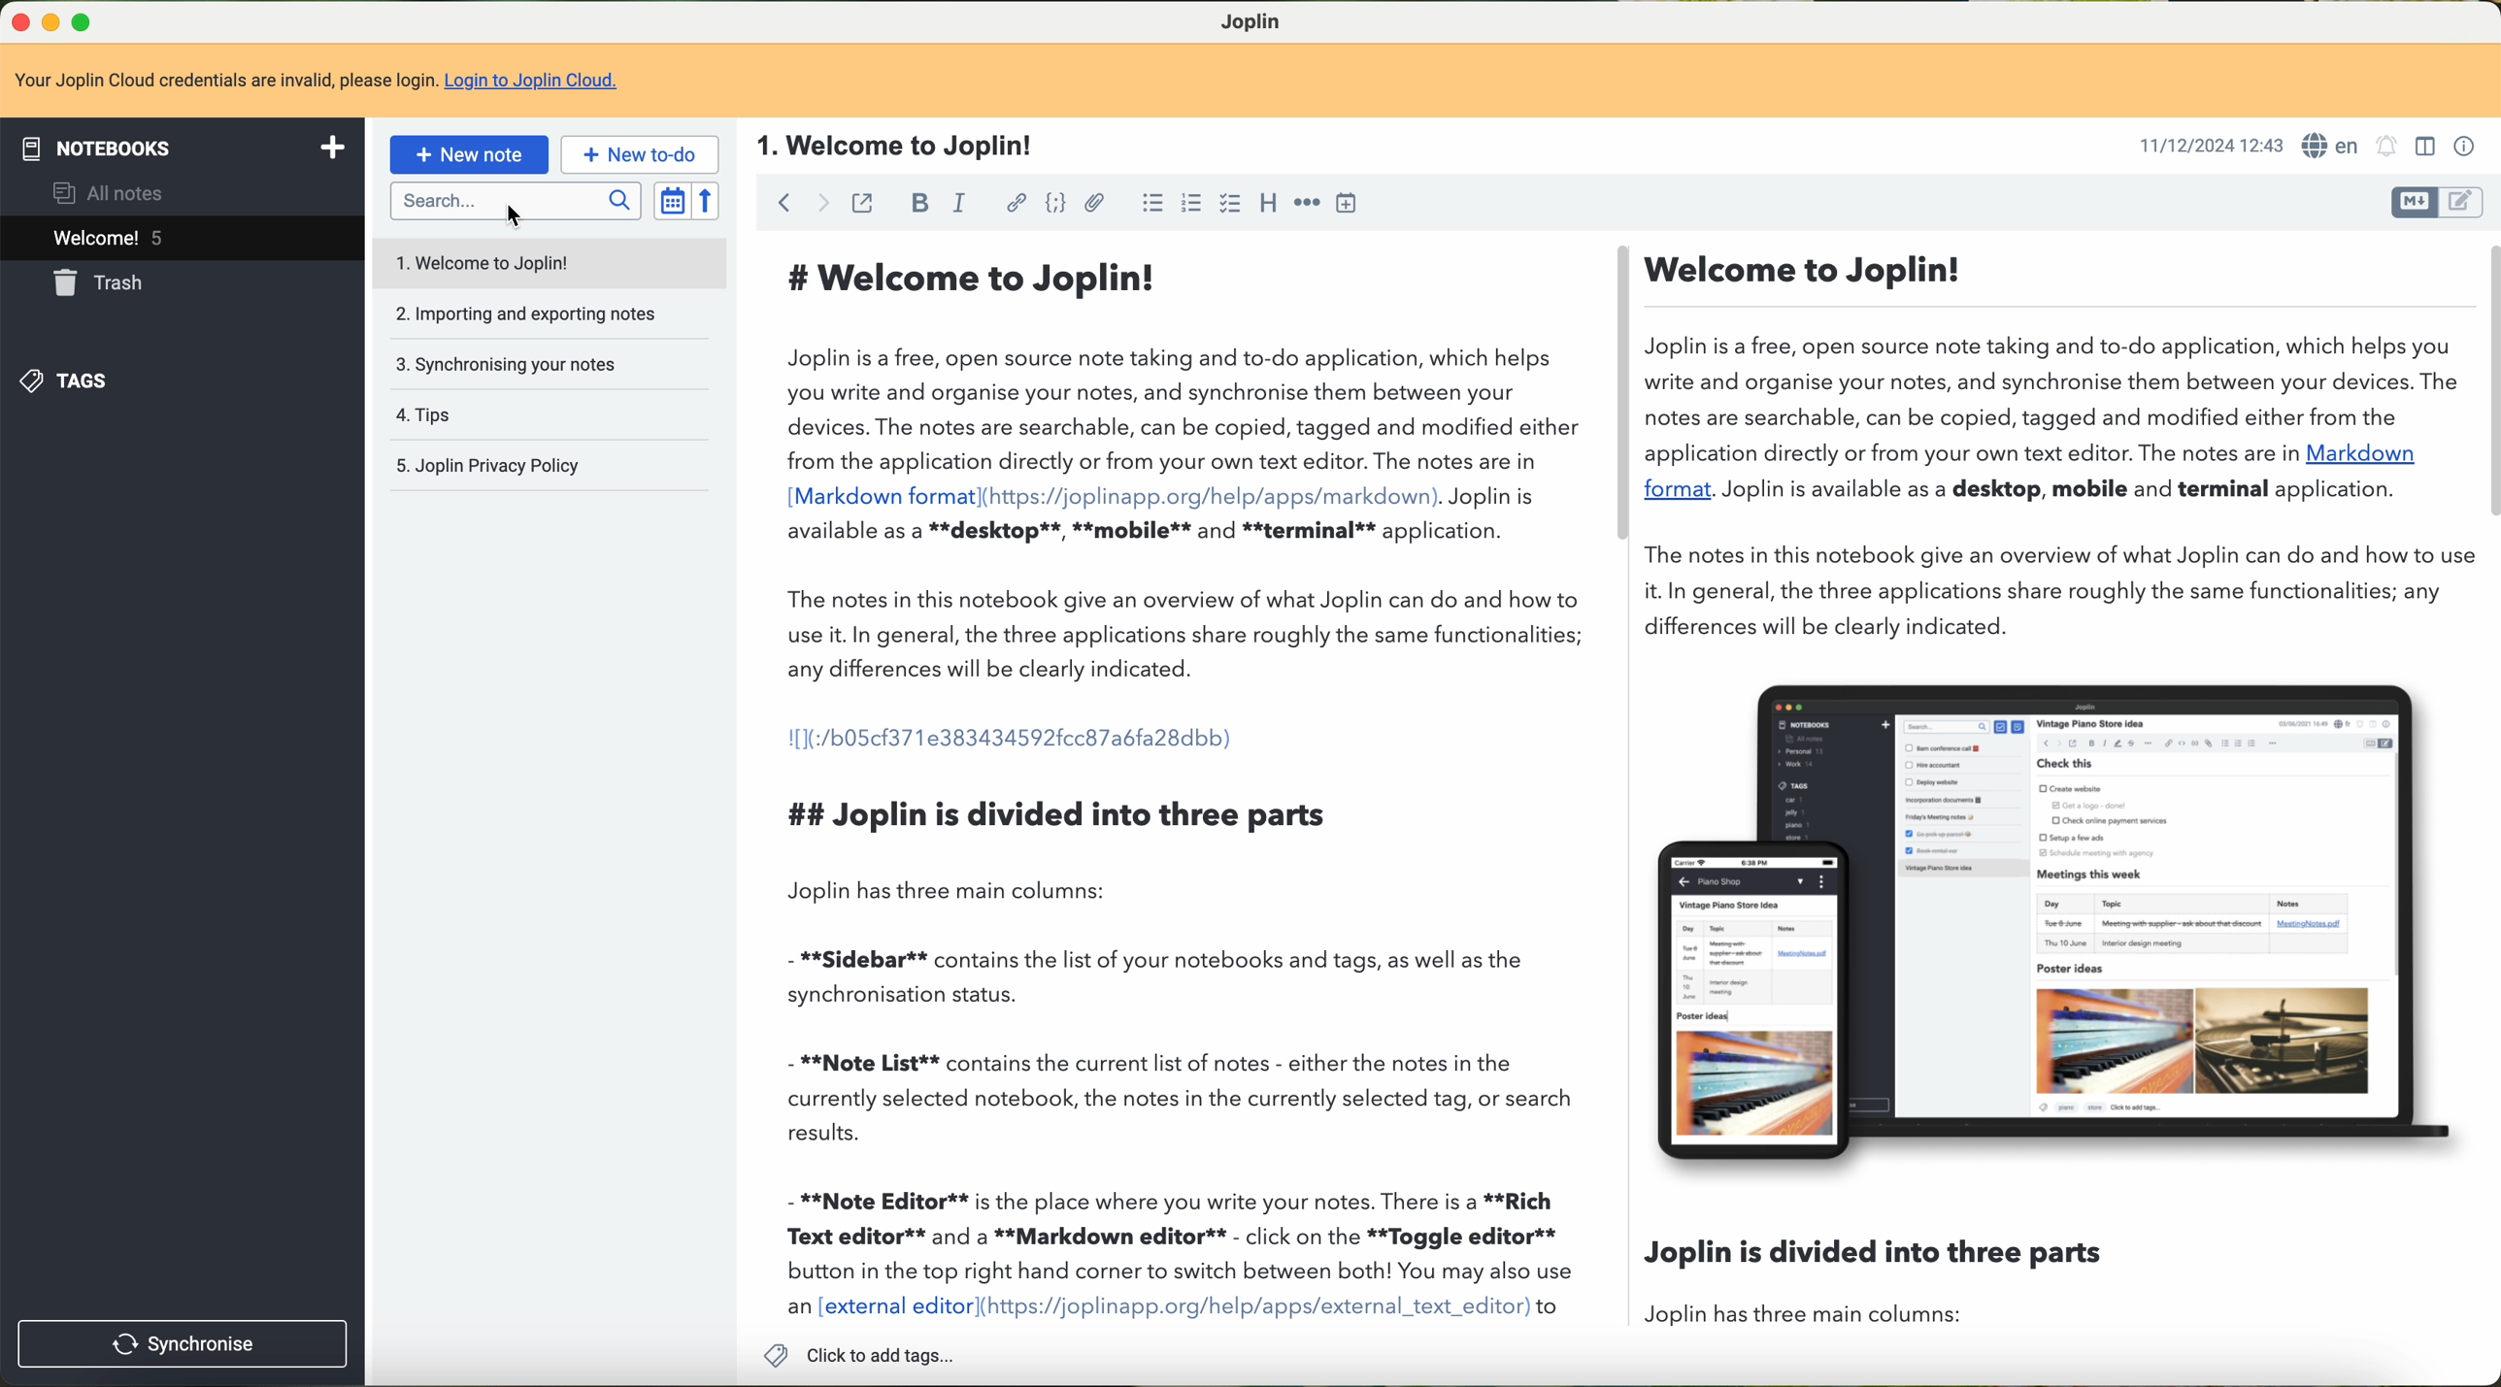 This screenshot has width=2501, height=1387. Describe the element at coordinates (85, 21) in the screenshot. I see `maximize Joplin` at that location.